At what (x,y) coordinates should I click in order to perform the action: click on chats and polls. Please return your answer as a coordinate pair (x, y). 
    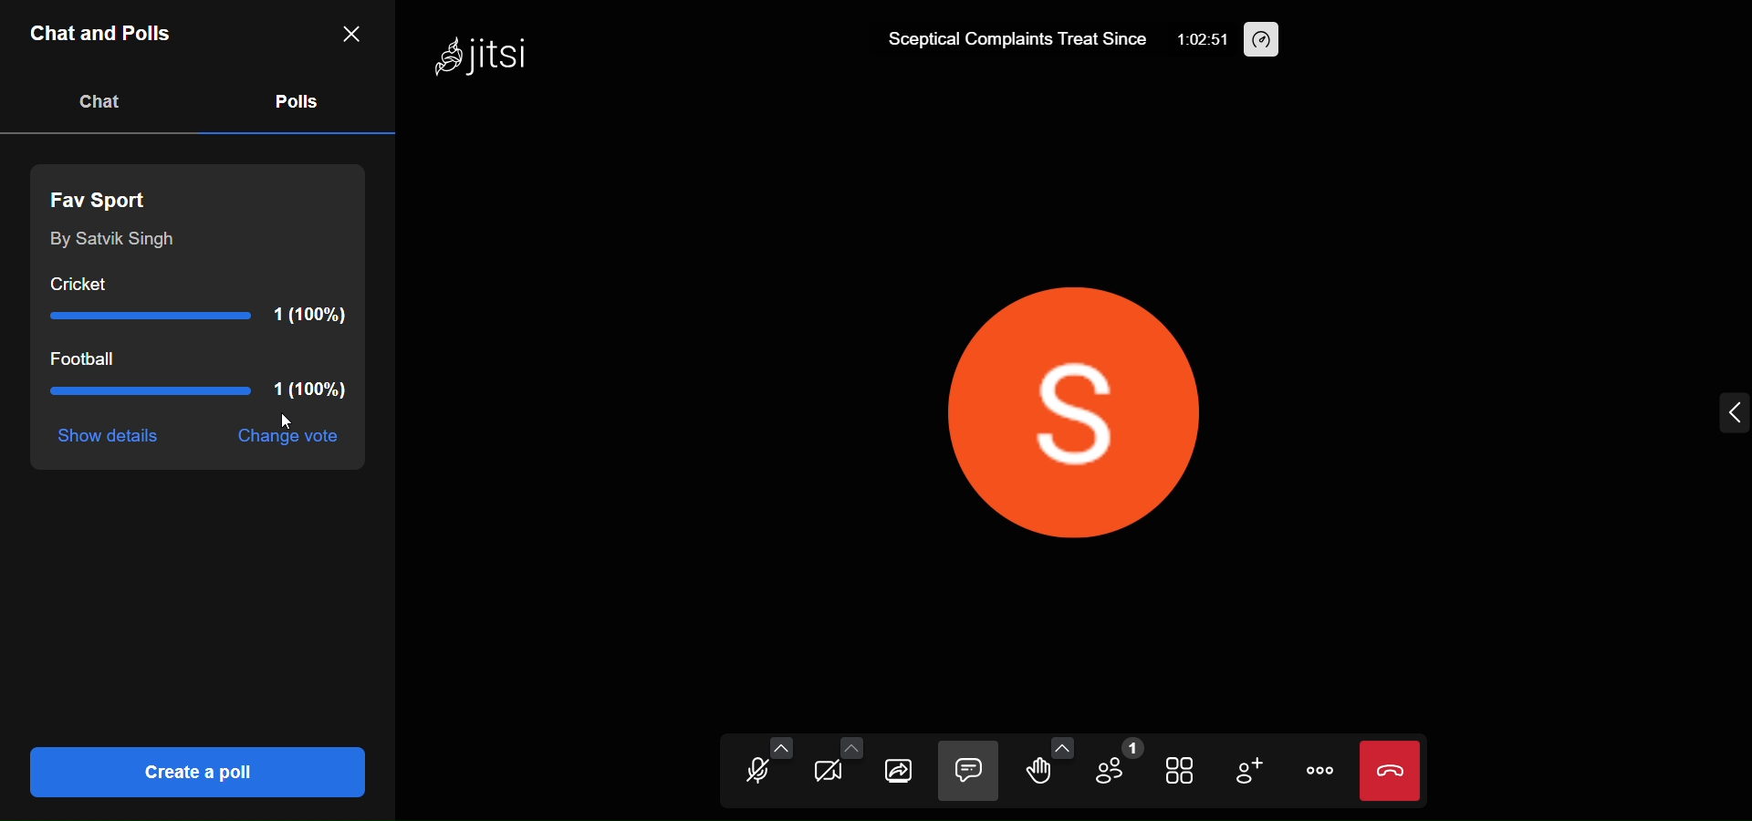
    Looking at the image, I should click on (104, 36).